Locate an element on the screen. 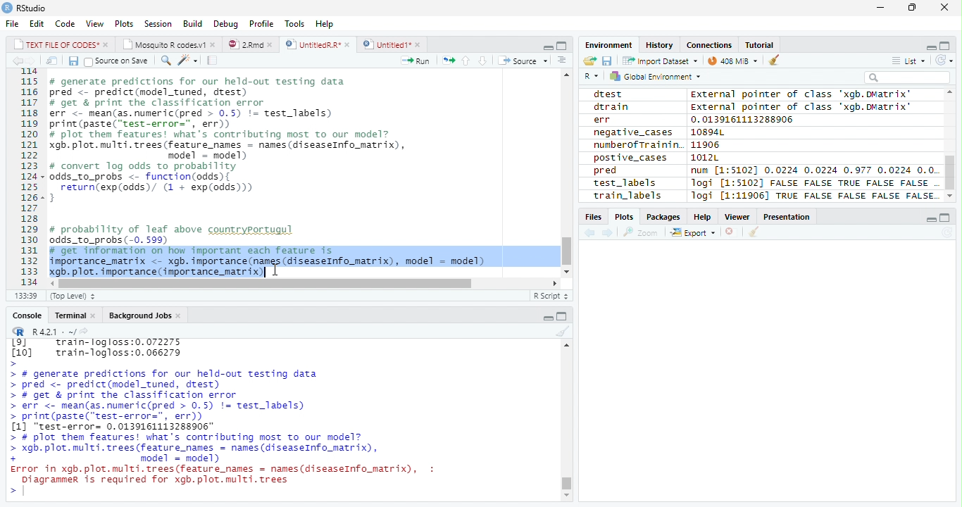  pred is located at coordinates (605, 171).